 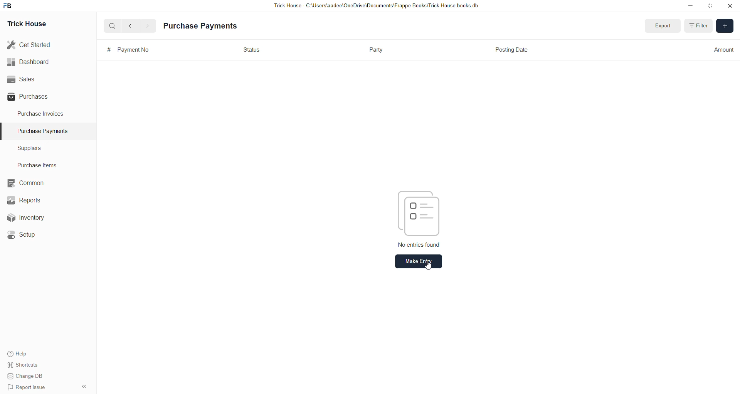 What do you see at coordinates (8, 5) in the screenshot?
I see `frappebooks logo` at bounding box center [8, 5].